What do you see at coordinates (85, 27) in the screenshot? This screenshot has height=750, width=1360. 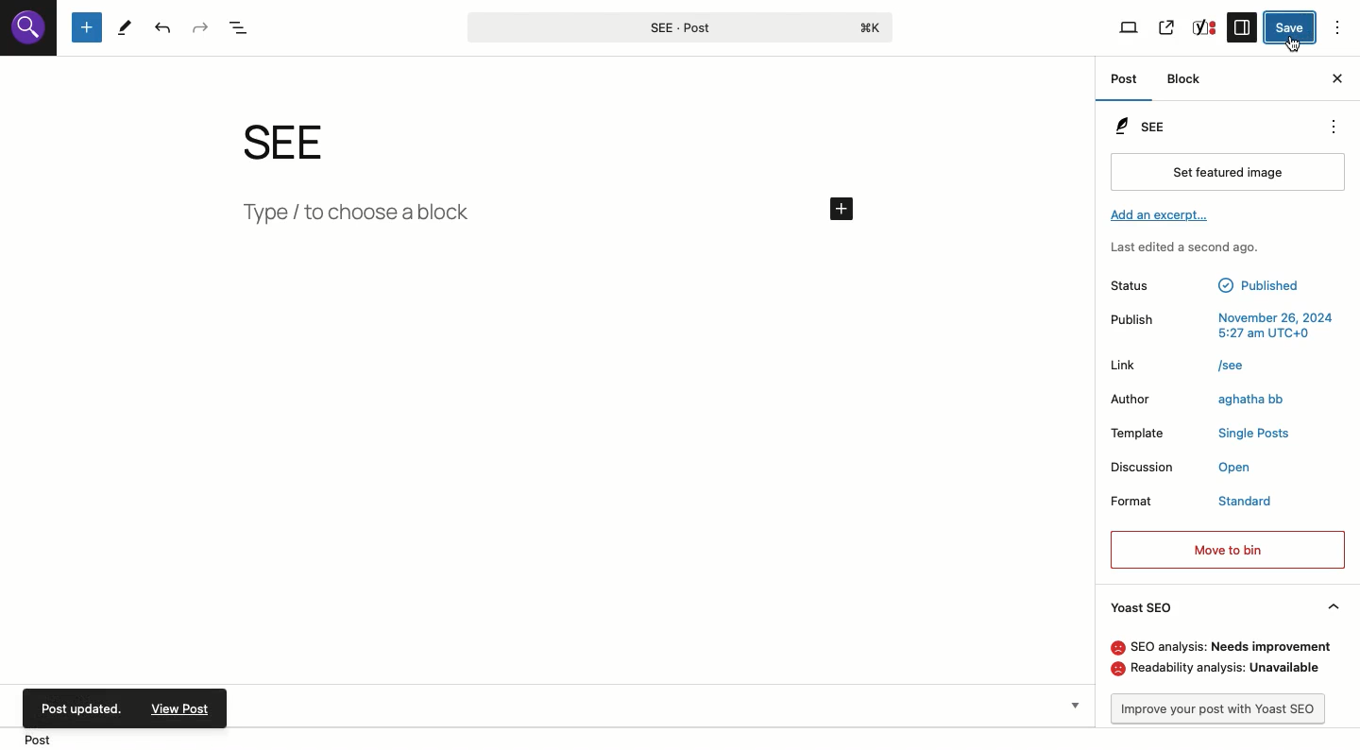 I see `Add new block` at bounding box center [85, 27].